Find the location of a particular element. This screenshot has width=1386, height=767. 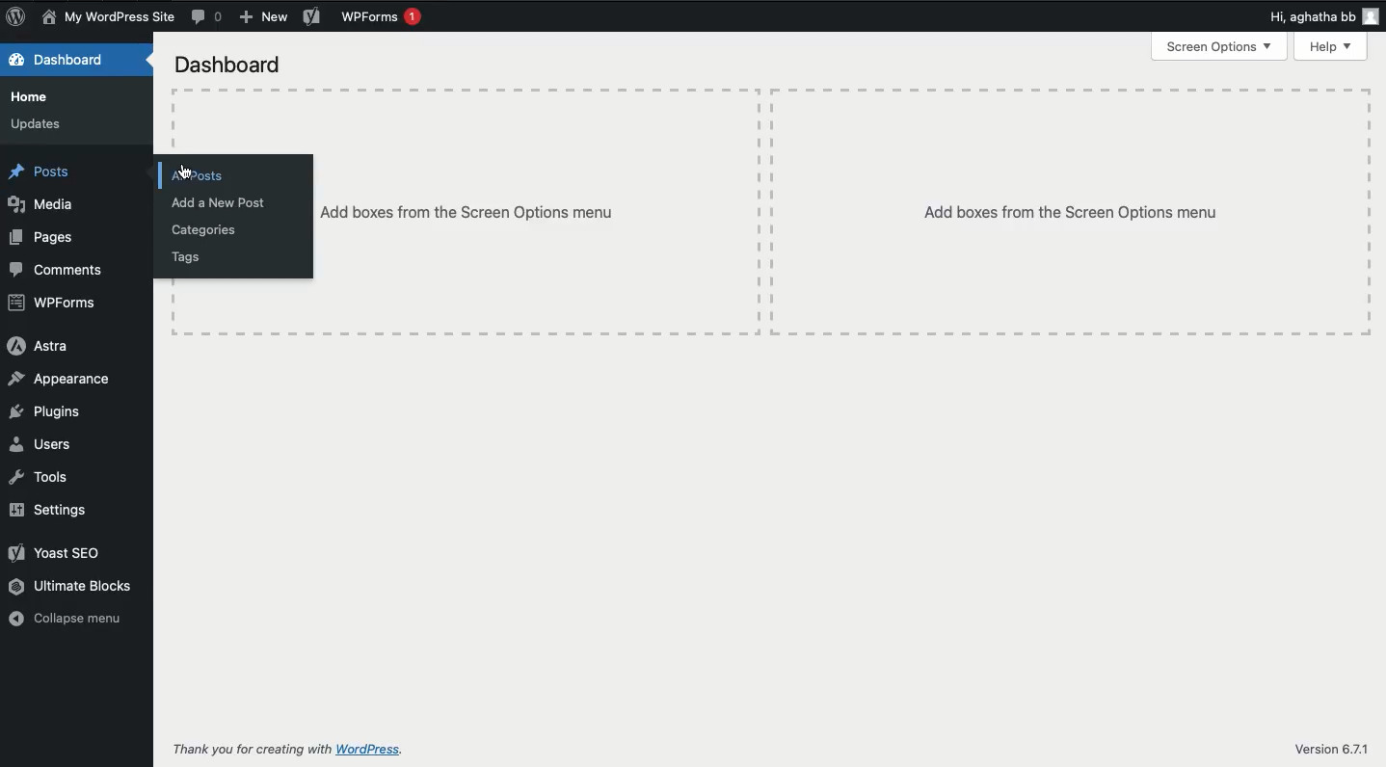

Logo is located at coordinates (17, 18).